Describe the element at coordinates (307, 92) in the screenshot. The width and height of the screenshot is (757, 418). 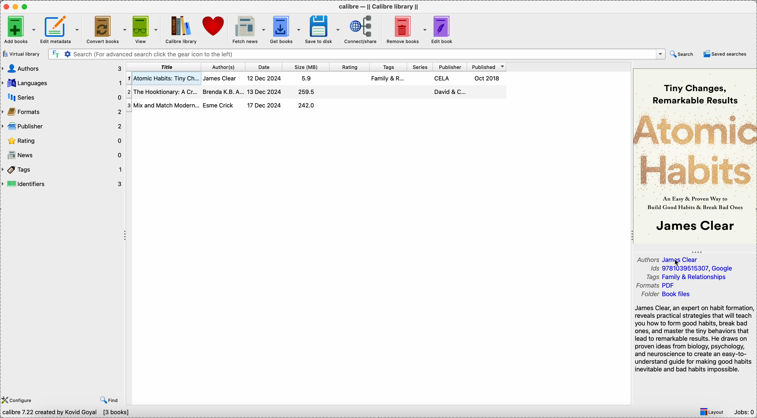
I see `259.5` at that location.